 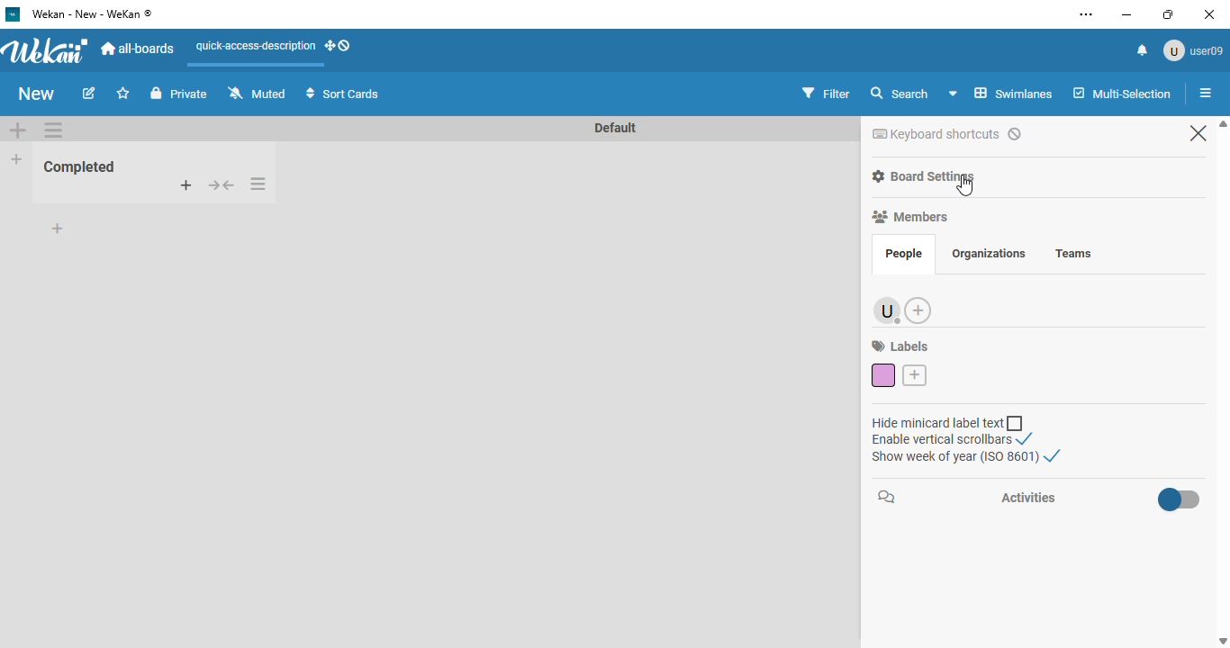 I want to click on private, so click(x=180, y=94).